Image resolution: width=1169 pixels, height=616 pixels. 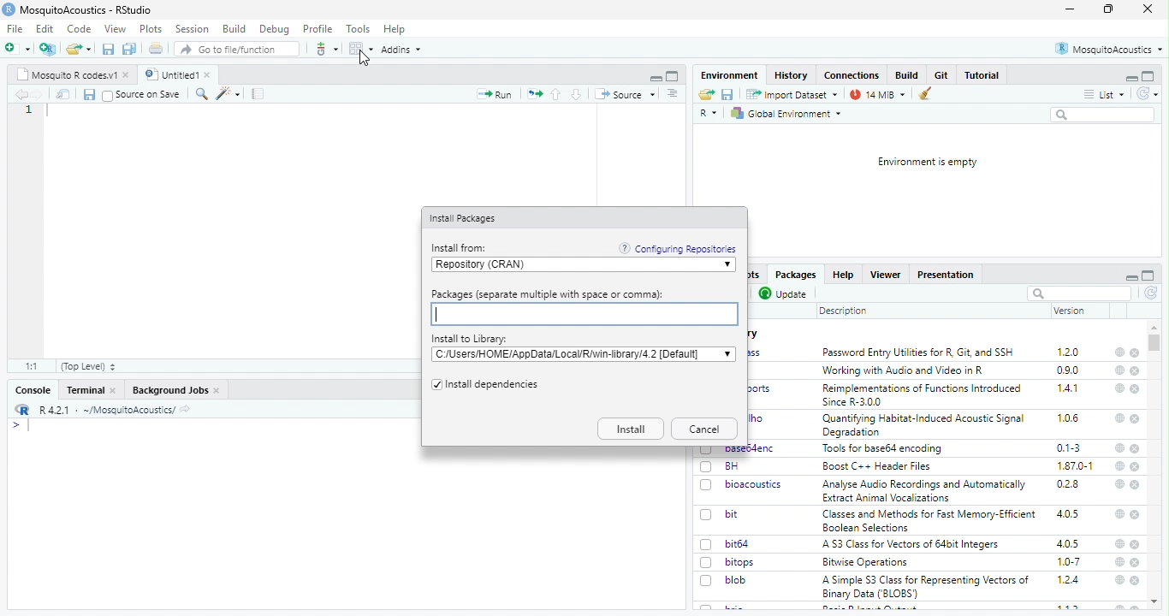 I want to click on close, so click(x=210, y=74).